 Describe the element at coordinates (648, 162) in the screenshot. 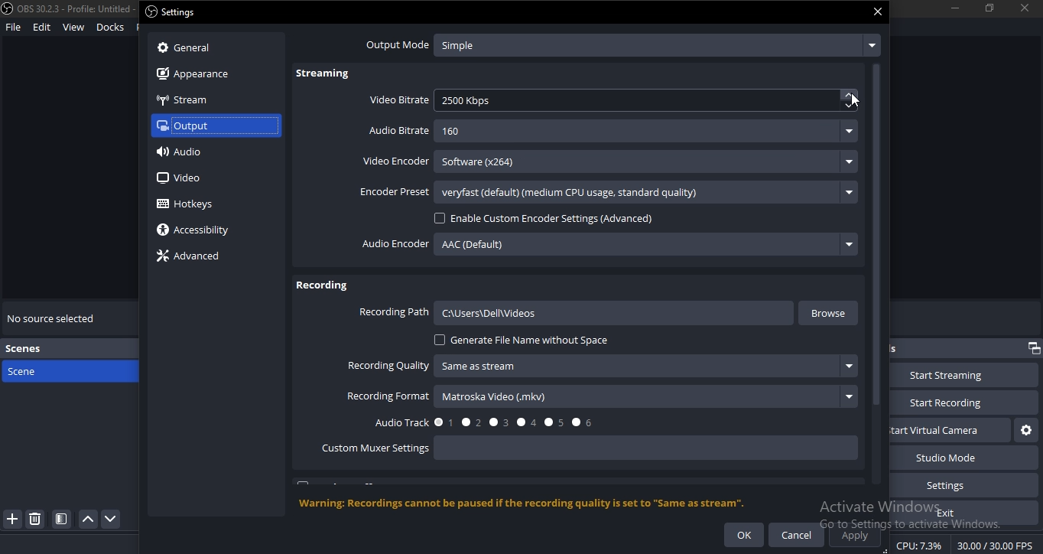

I see `Software (x264)` at that location.